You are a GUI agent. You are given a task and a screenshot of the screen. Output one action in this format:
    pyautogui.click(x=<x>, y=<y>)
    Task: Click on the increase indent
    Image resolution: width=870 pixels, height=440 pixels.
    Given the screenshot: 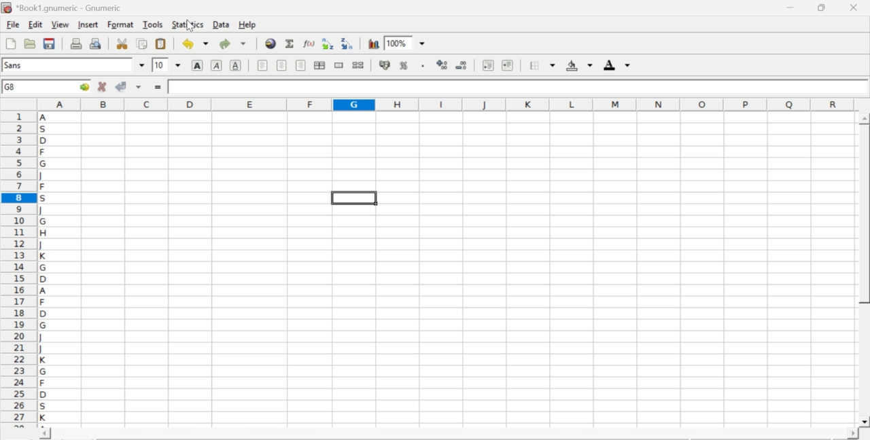 What is the action you would take?
    pyautogui.click(x=507, y=66)
    